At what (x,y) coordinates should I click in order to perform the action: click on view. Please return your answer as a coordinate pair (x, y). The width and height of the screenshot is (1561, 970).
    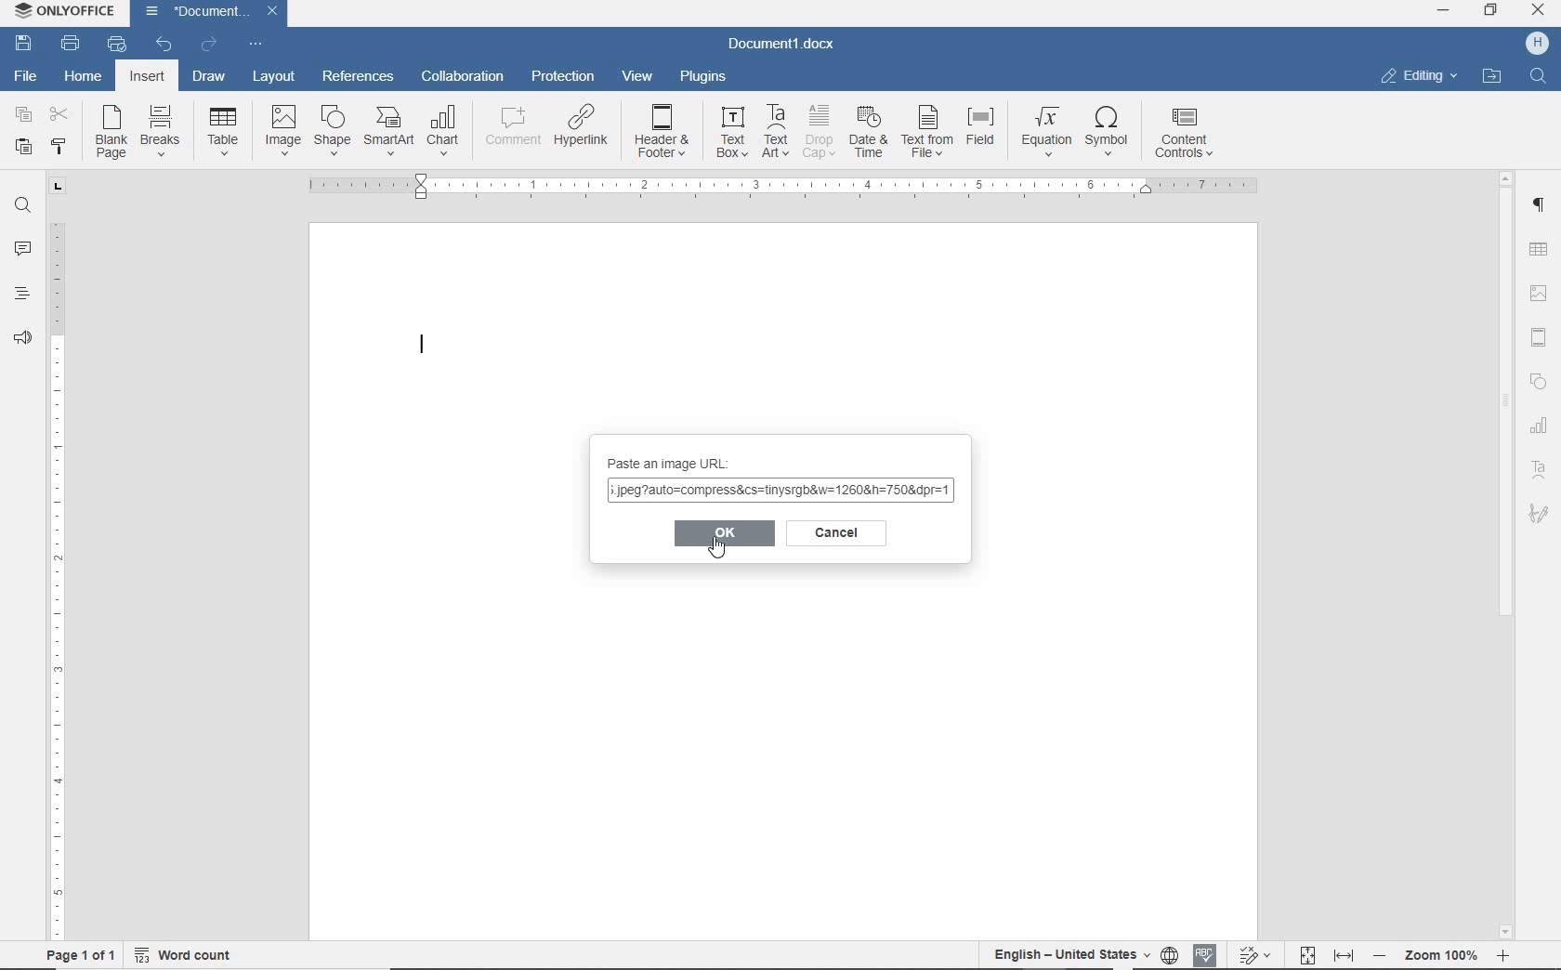
    Looking at the image, I should click on (638, 78).